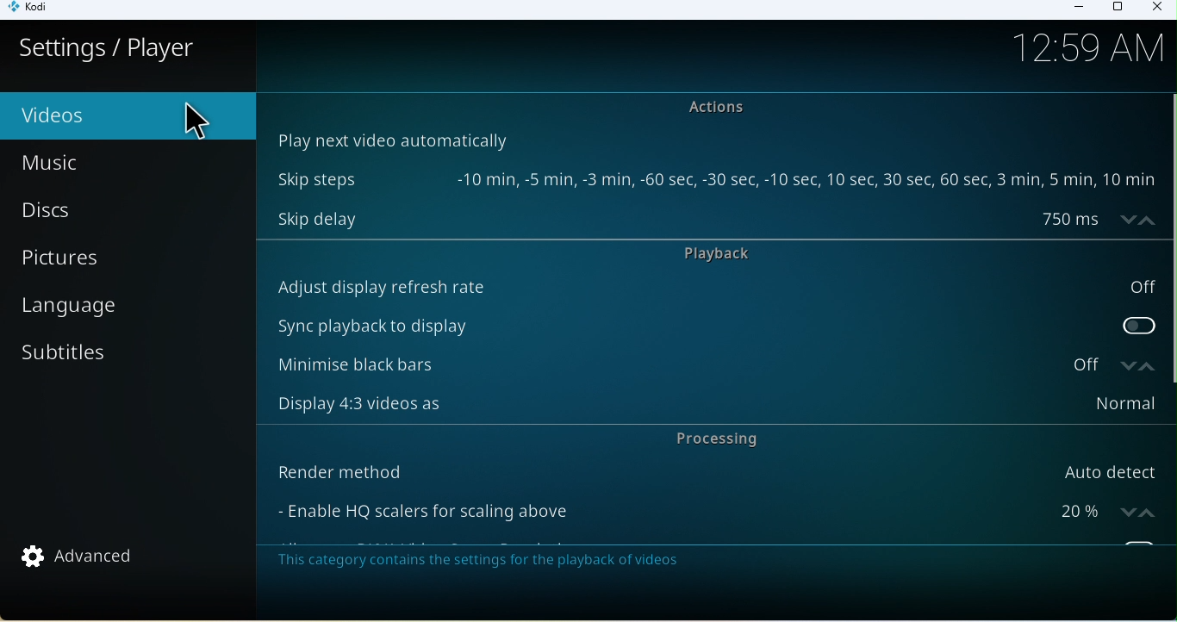 The height and width of the screenshot is (622, 1177). What do you see at coordinates (708, 469) in the screenshot?
I see `Render method` at bounding box center [708, 469].